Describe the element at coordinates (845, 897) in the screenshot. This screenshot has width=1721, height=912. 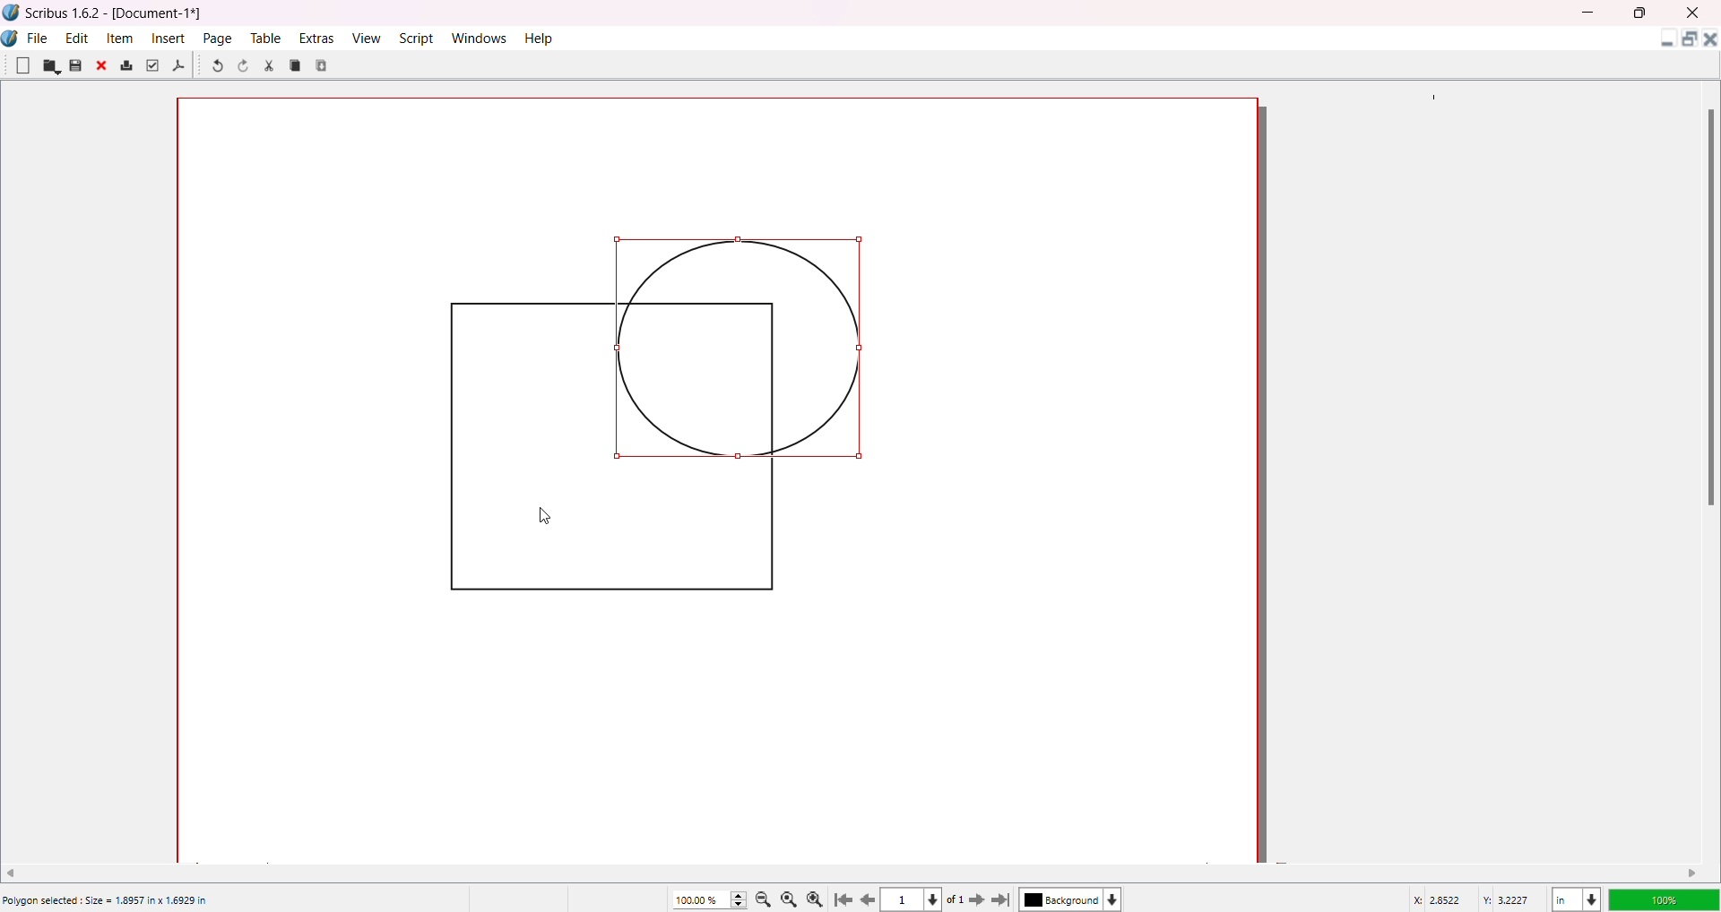
I see `First Page` at that location.